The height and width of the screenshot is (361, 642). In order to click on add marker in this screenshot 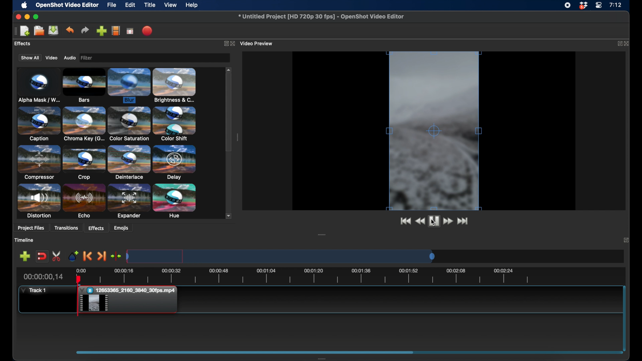, I will do `click(73, 256)`.